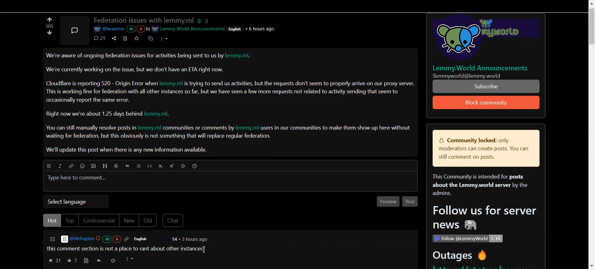 The image size is (595, 269). Describe the element at coordinates (135, 57) in the screenshot. I see `We're aware of ongoing federation issues for activities being sent to us by` at that location.